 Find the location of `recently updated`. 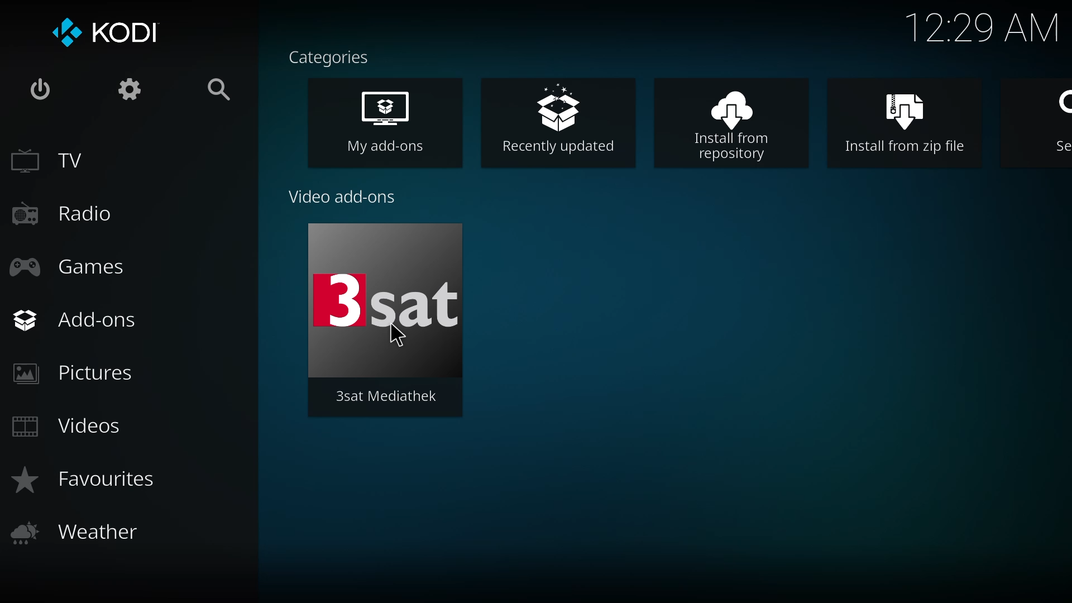

recently updated is located at coordinates (557, 118).